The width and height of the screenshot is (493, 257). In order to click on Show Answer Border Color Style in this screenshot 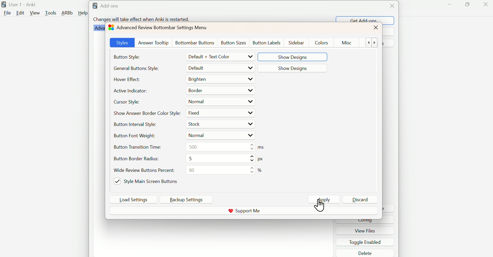, I will do `click(146, 114)`.